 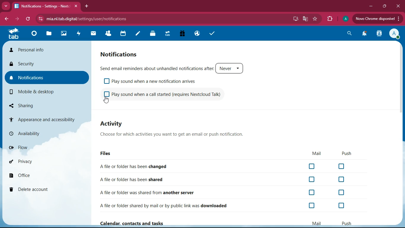 I want to click on availability, so click(x=25, y=133).